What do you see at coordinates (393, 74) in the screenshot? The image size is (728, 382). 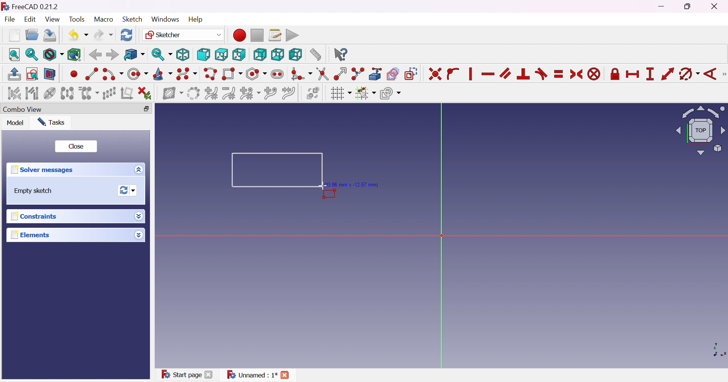 I see `Create carbon copy` at bounding box center [393, 74].